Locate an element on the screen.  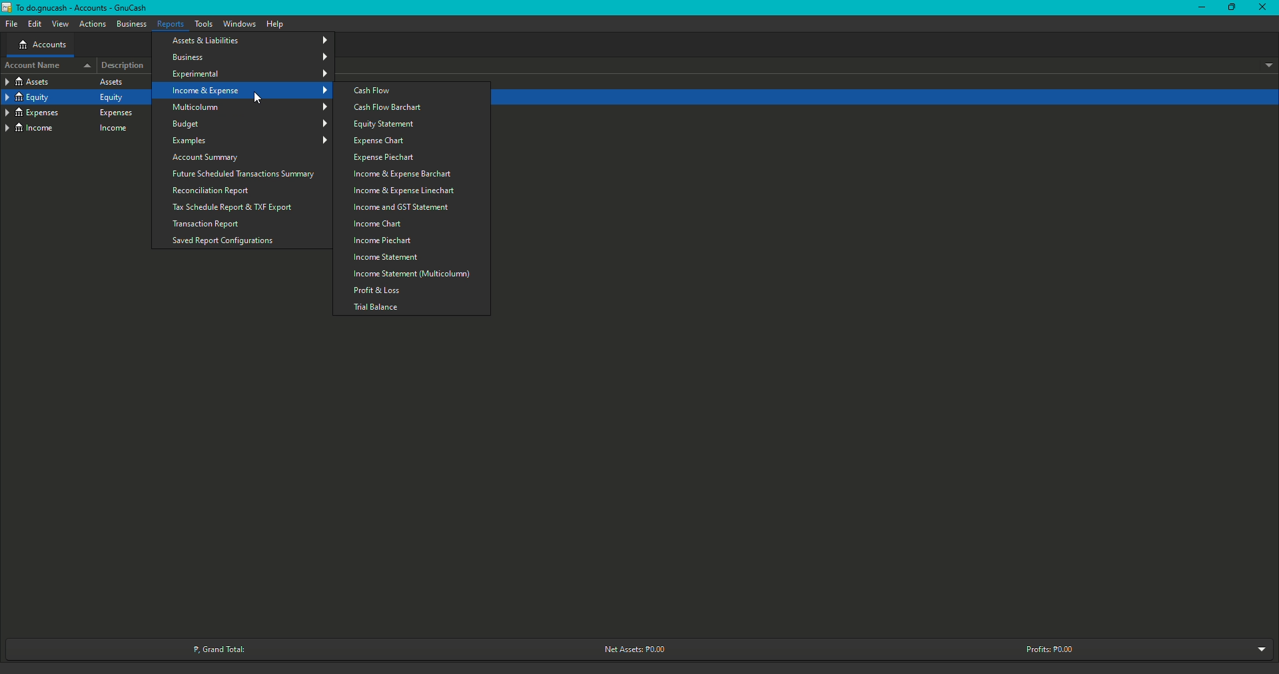
Equity Statement is located at coordinates (386, 125).